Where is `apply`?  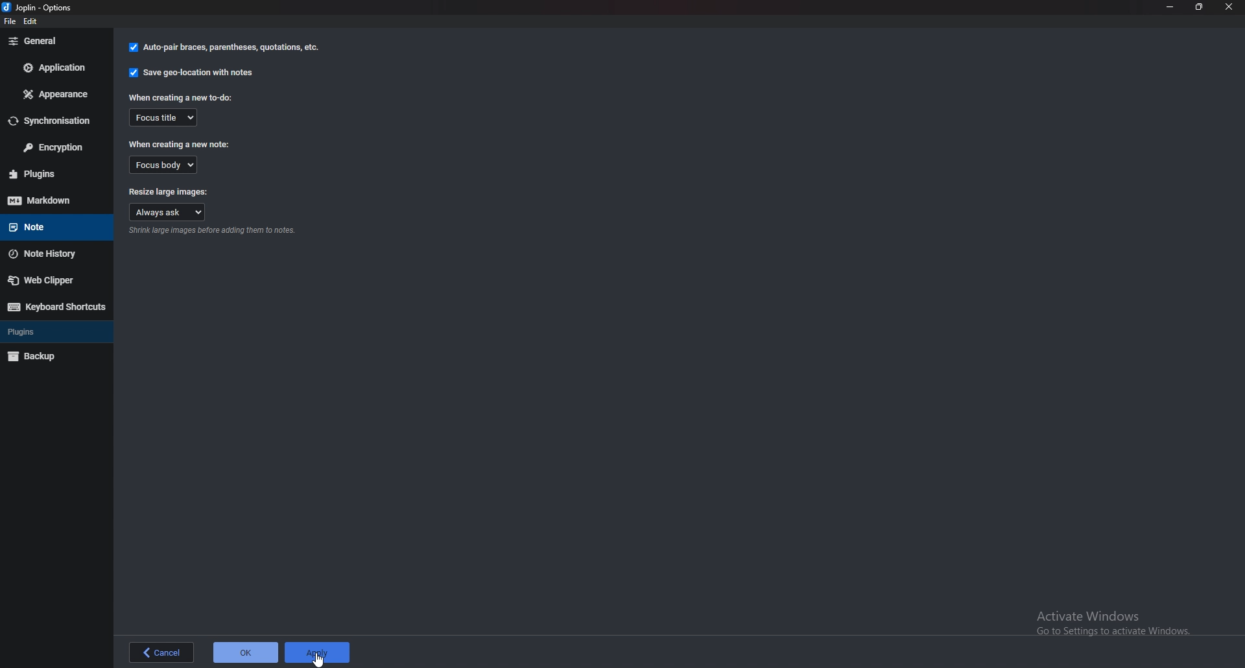
apply is located at coordinates (318, 651).